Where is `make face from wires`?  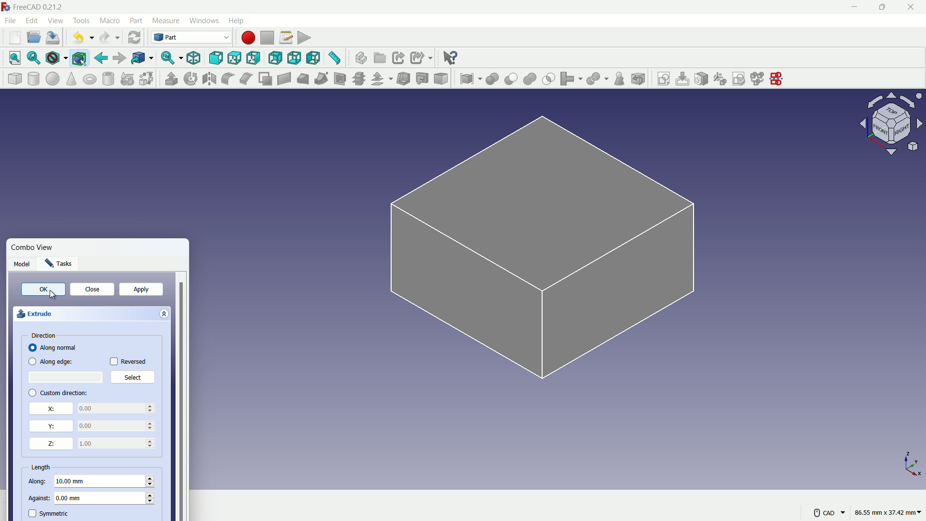 make face from wires is located at coordinates (266, 79).